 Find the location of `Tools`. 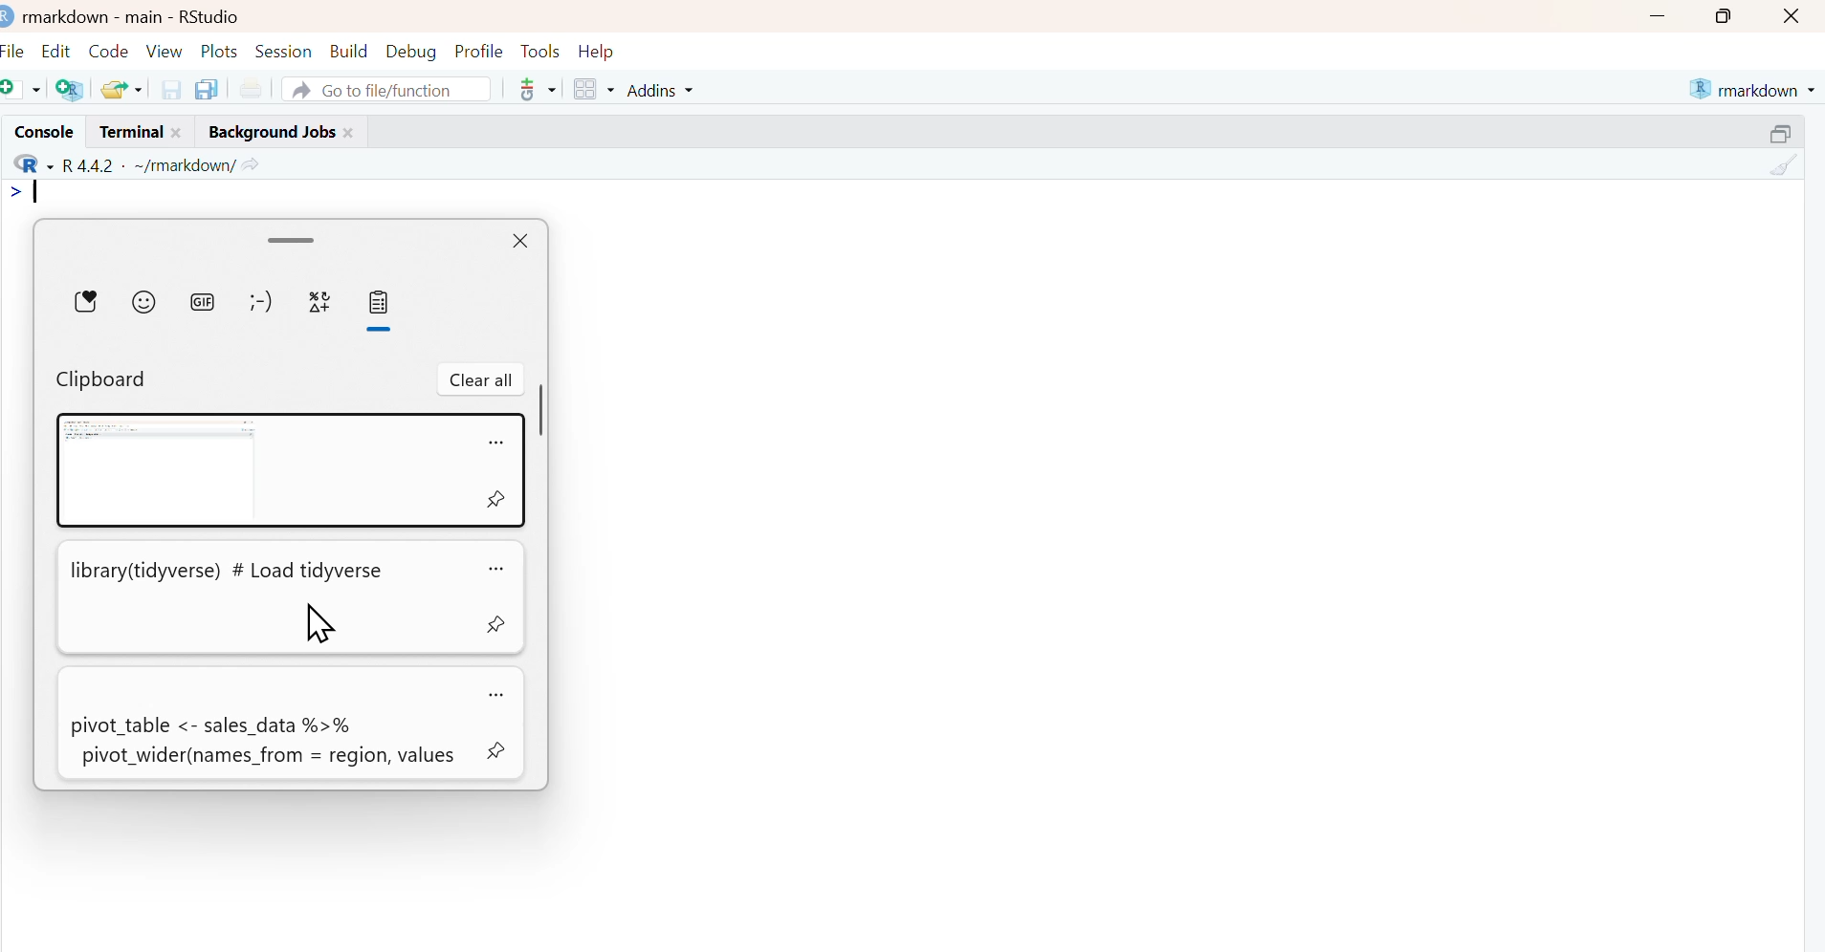

Tools is located at coordinates (539, 49).